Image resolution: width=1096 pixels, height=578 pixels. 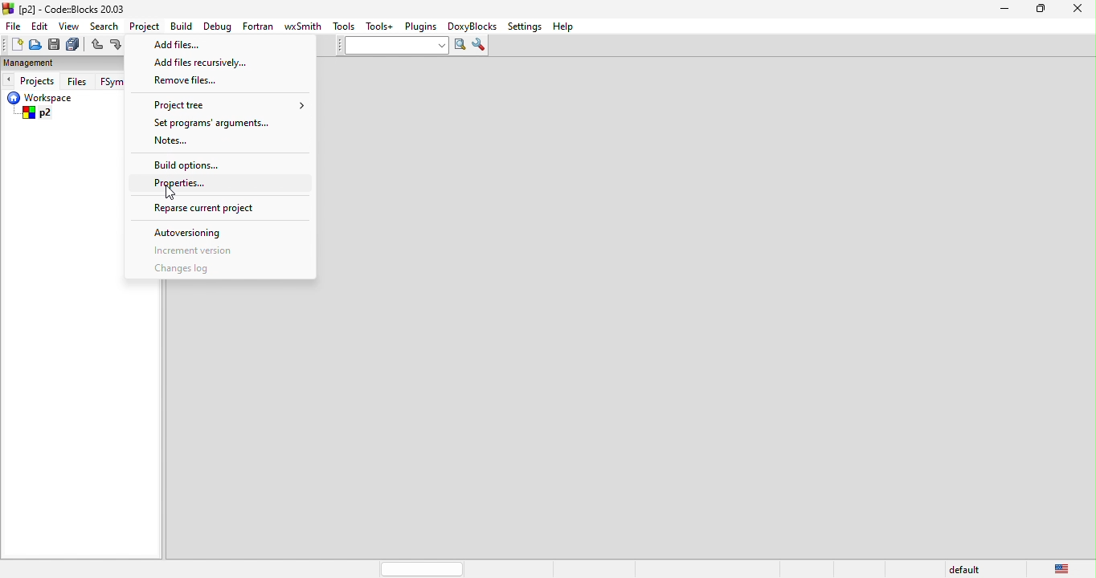 I want to click on horizontal scroll bar, so click(x=424, y=568).